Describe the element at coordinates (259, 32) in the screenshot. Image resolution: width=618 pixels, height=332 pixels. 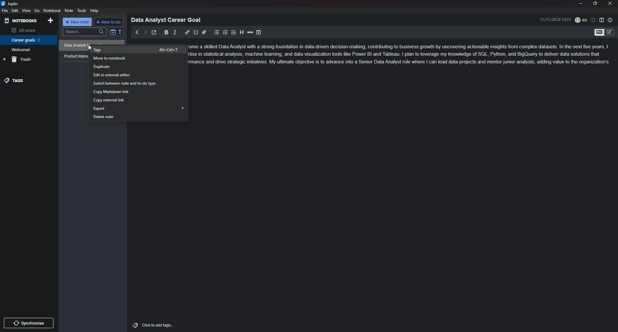
I see `add time` at that location.